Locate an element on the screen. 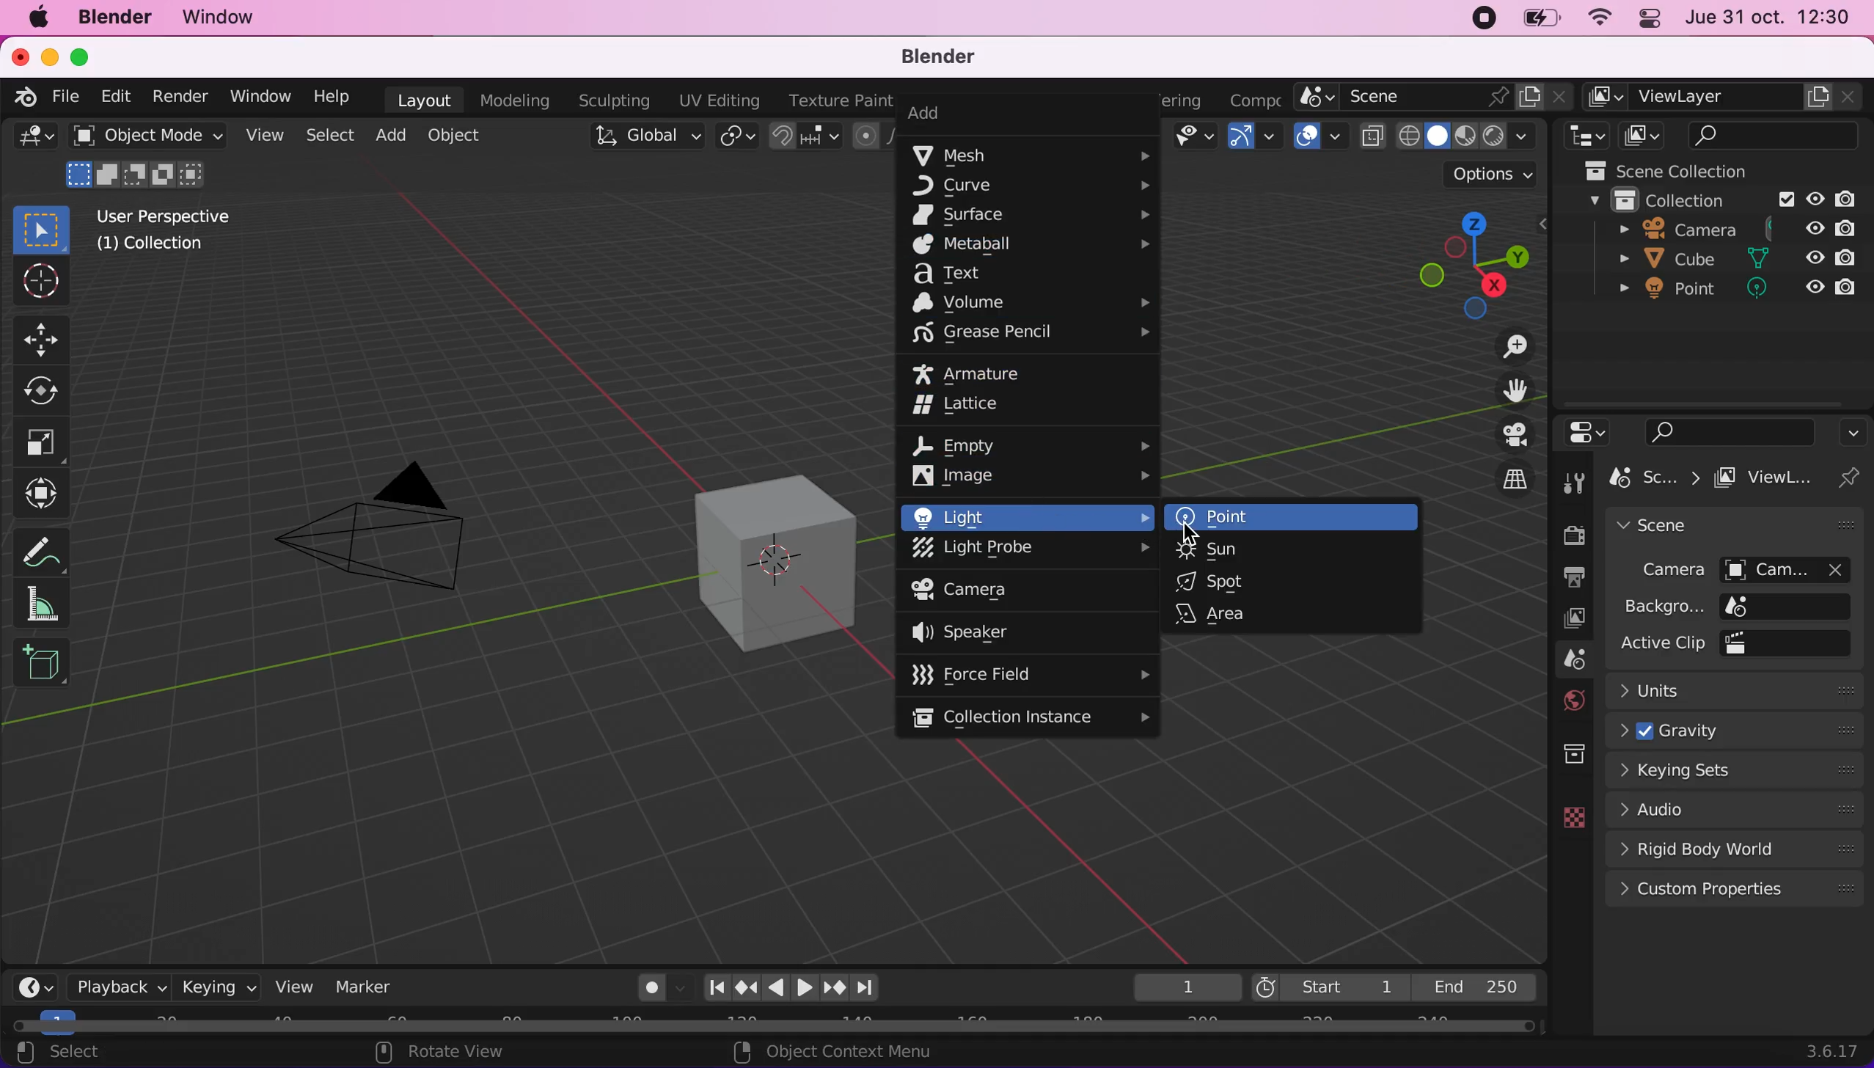 The image size is (1874, 1068). grease pencil is located at coordinates (1031, 333).